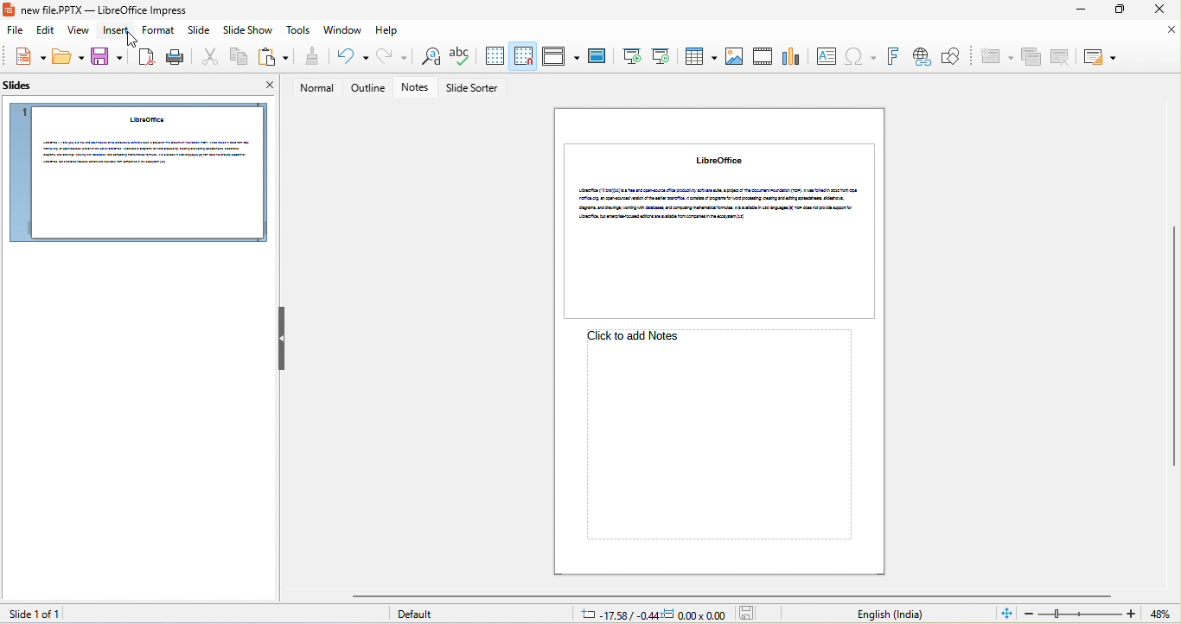 The width and height of the screenshot is (1181, 624). Describe the element at coordinates (300, 31) in the screenshot. I see `tools` at that location.